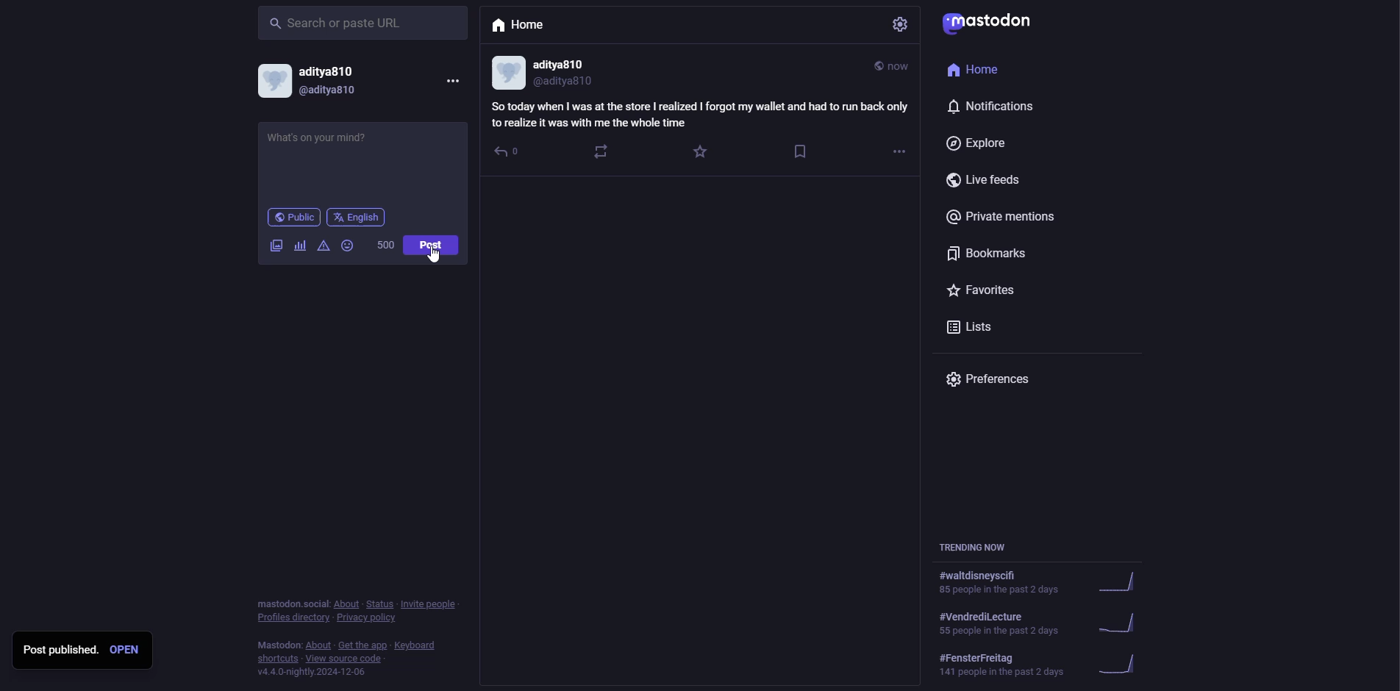 The image size is (1400, 691). I want to click on polls, so click(299, 246).